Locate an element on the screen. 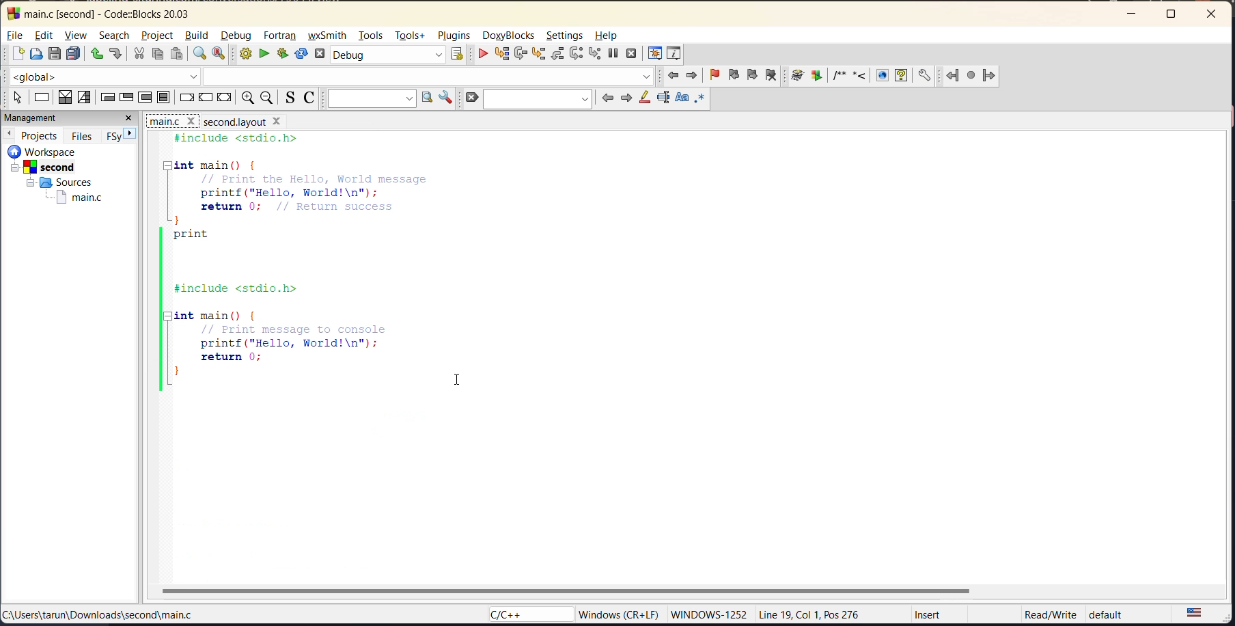 Image resolution: width=1235 pixels, height=626 pixels. text language is located at coordinates (1200, 612).